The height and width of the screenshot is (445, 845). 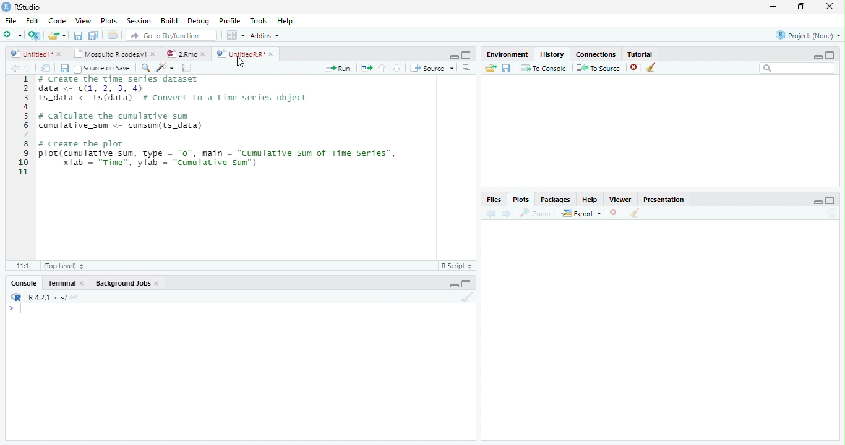 I want to click on Help, so click(x=590, y=200).